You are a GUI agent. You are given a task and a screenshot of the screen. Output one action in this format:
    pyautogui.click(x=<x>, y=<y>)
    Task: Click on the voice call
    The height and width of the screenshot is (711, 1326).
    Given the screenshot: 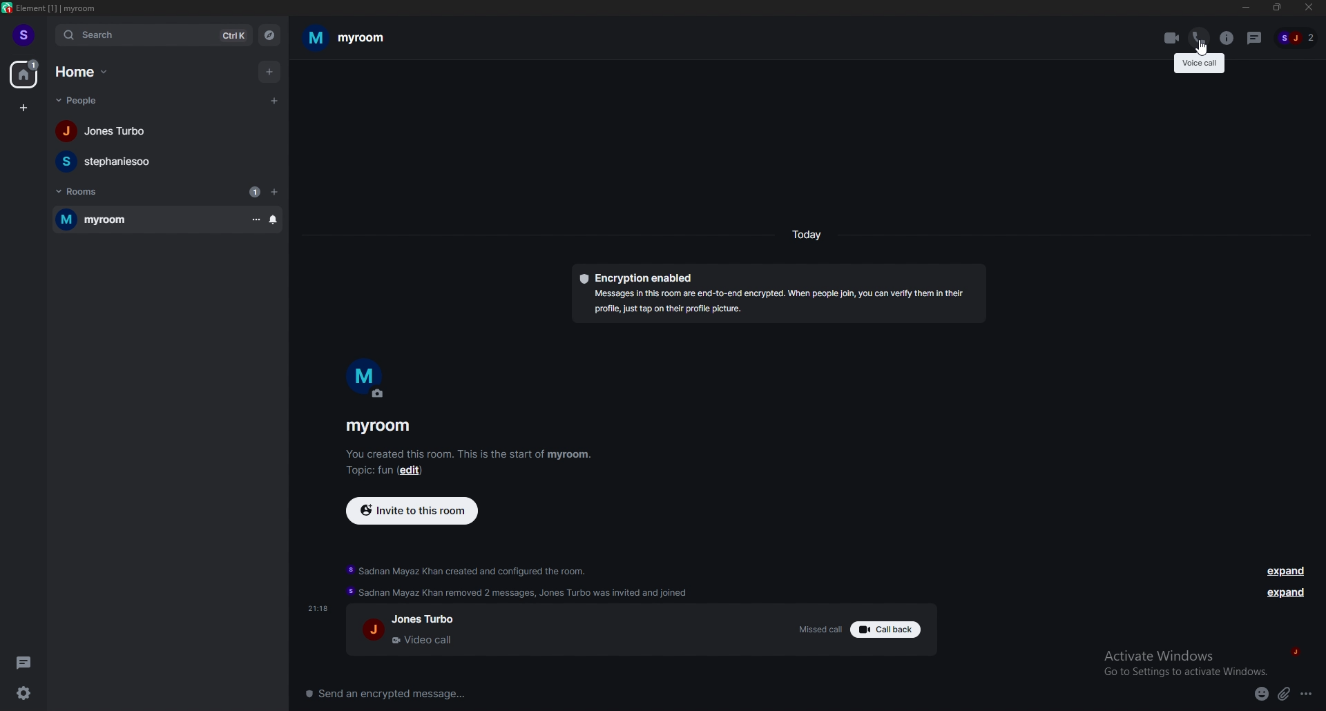 What is the action you would take?
    pyautogui.click(x=1200, y=64)
    